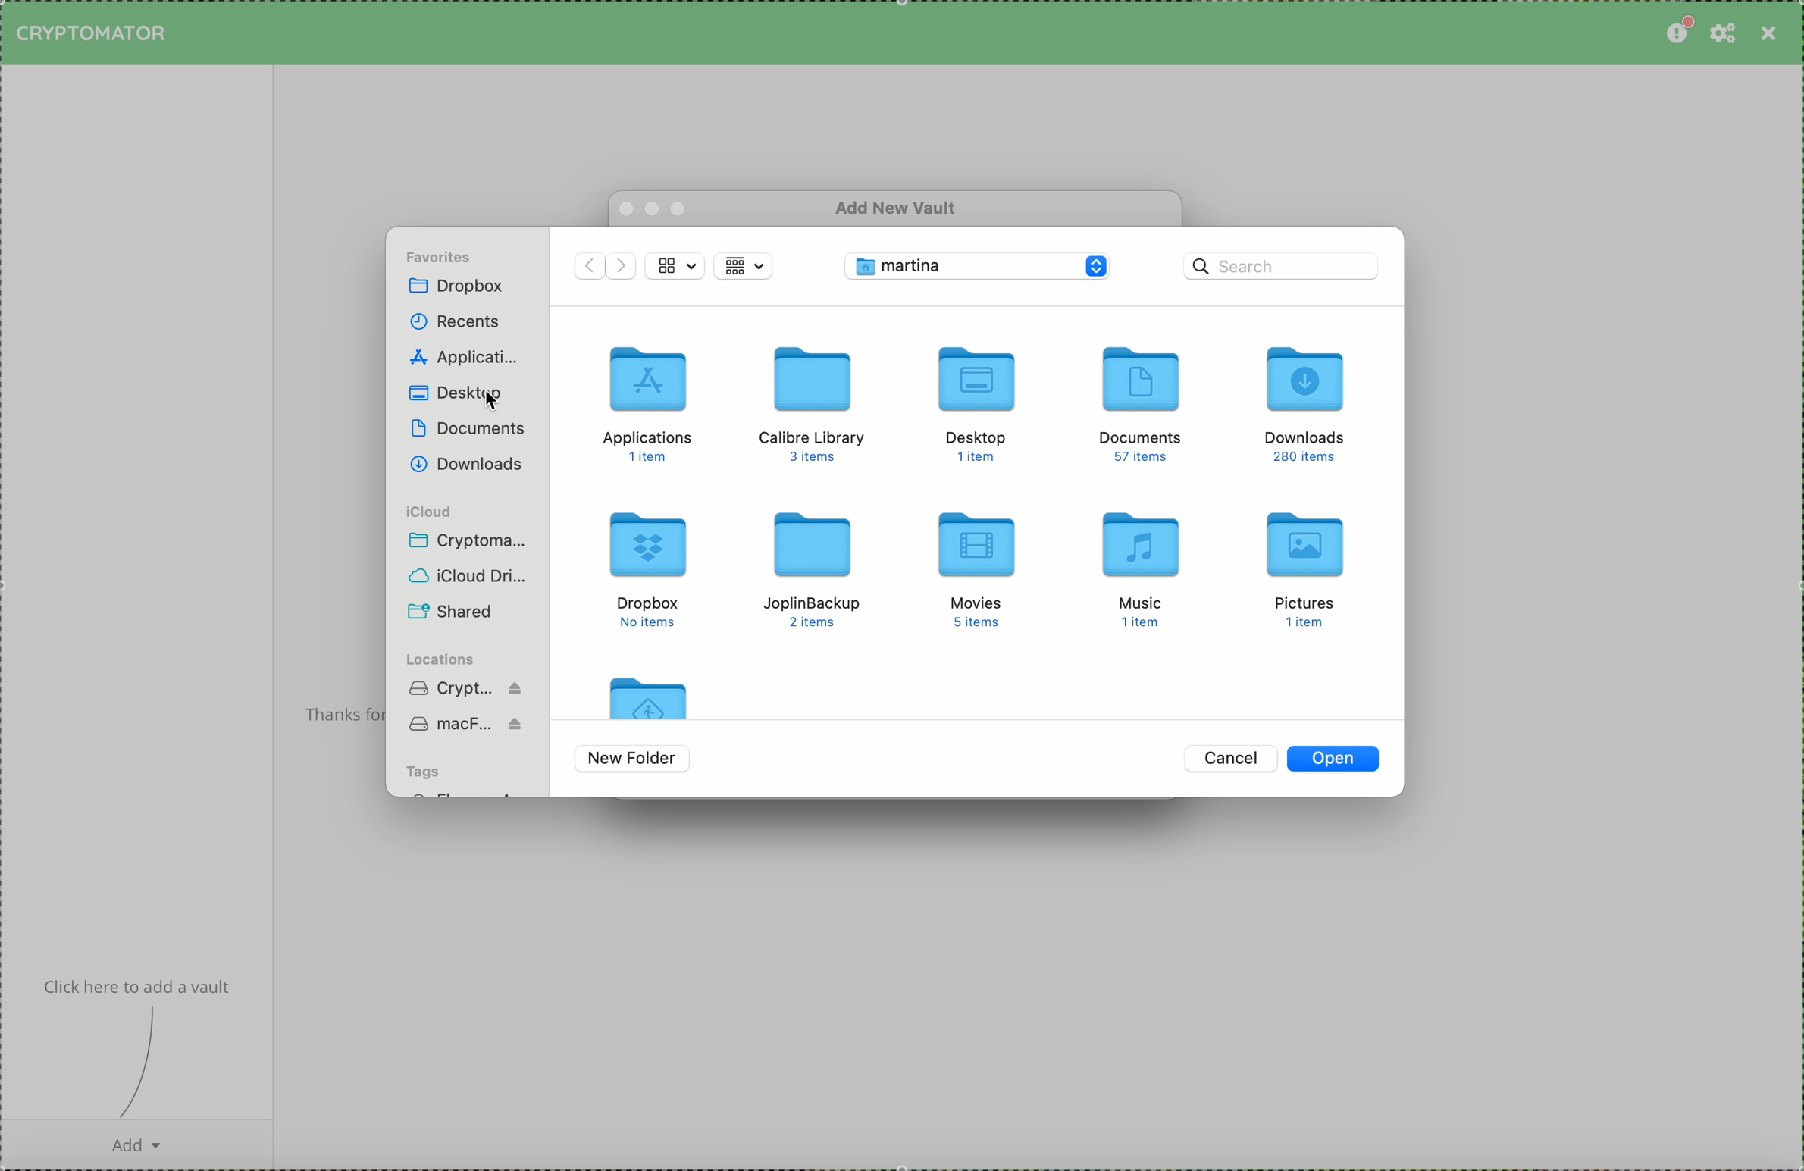 The width and height of the screenshot is (1804, 1171). Describe the element at coordinates (1142, 566) in the screenshot. I see `music` at that location.